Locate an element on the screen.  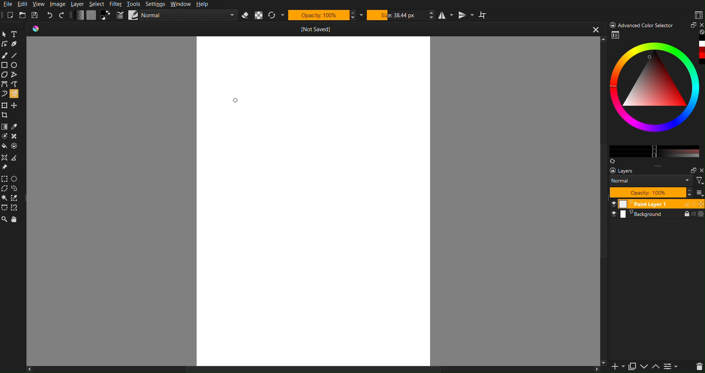
Text is located at coordinates (17, 33).